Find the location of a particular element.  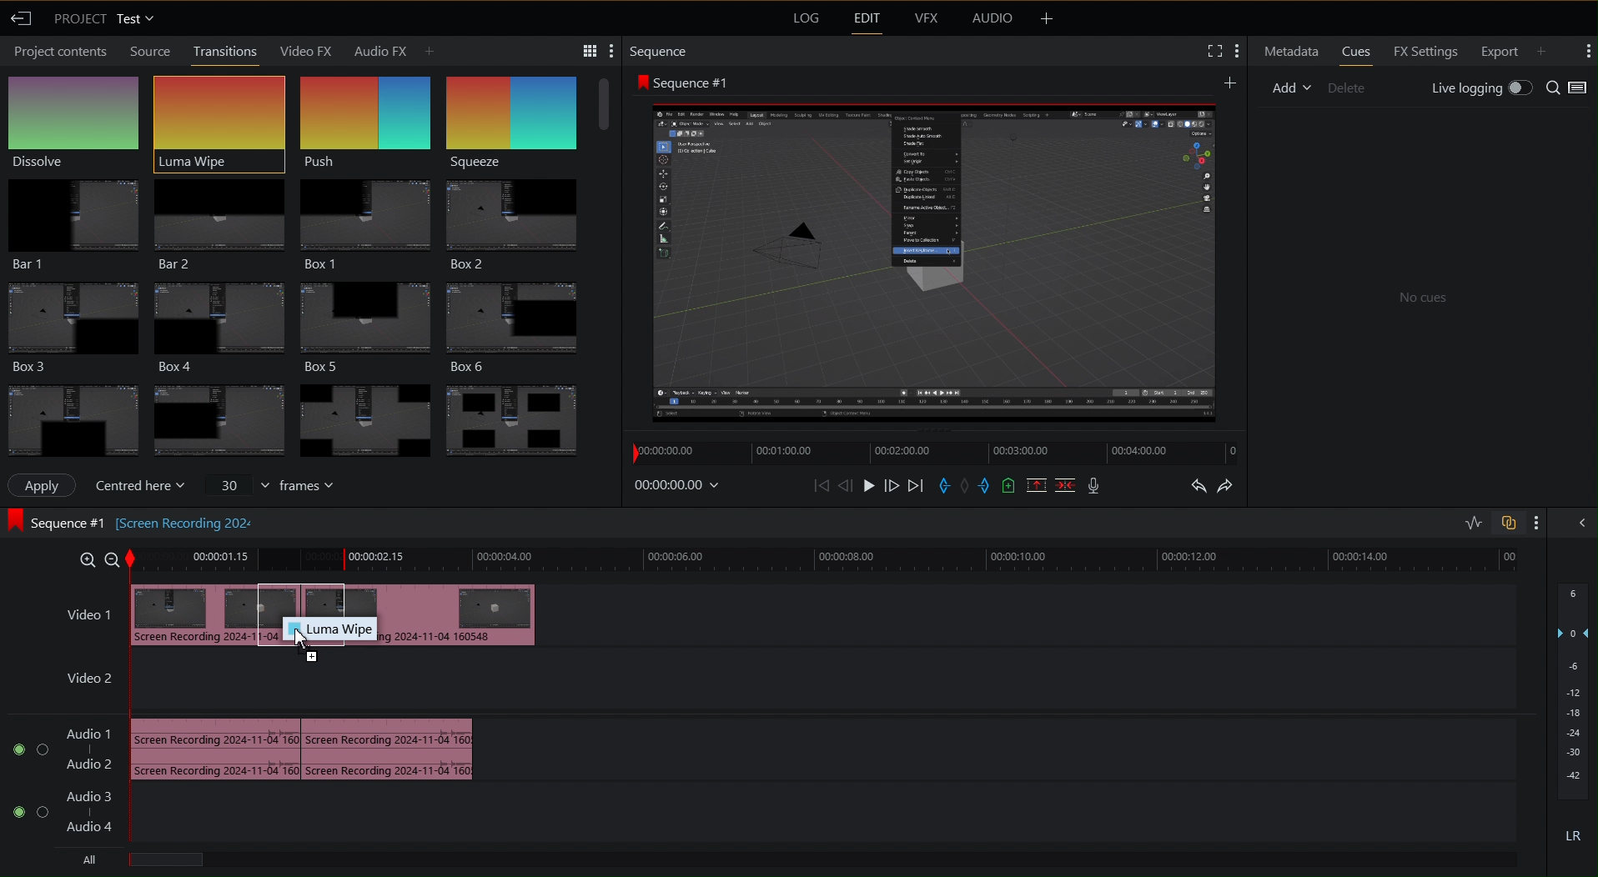

Mic is located at coordinates (1093, 485).